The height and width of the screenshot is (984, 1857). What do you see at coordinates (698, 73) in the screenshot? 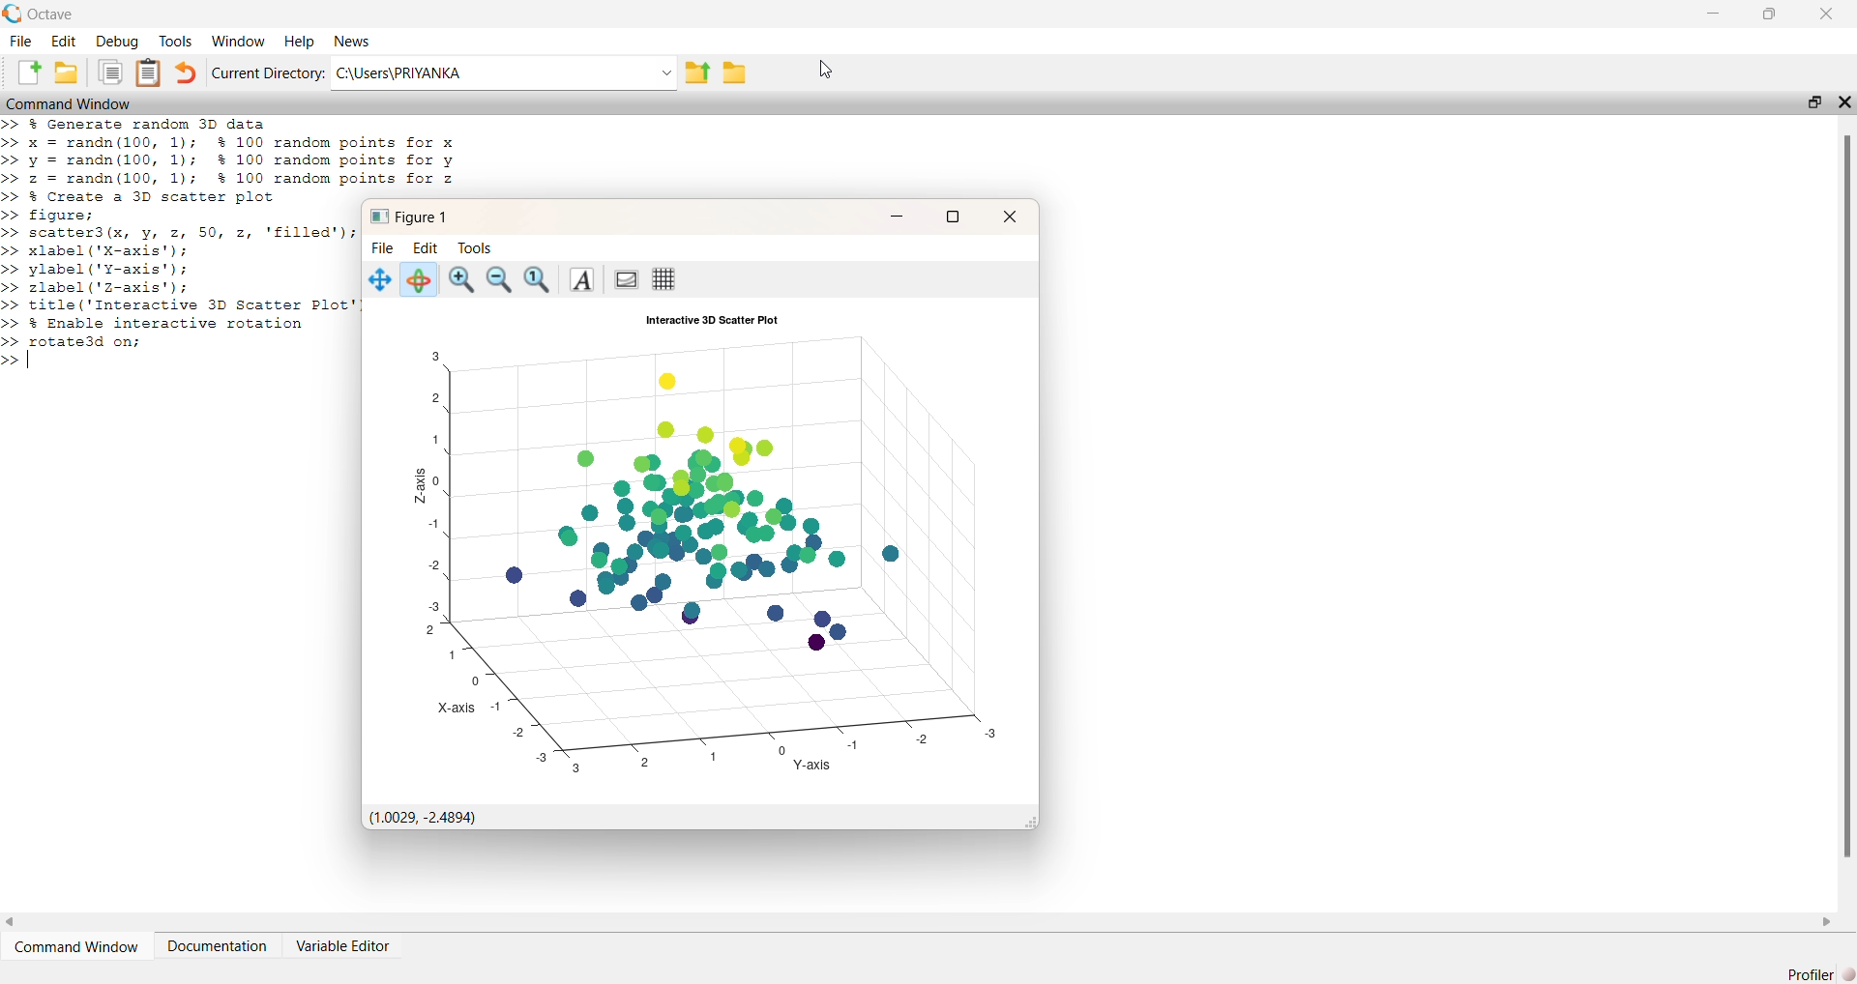
I see `parent directory` at bounding box center [698, 73].